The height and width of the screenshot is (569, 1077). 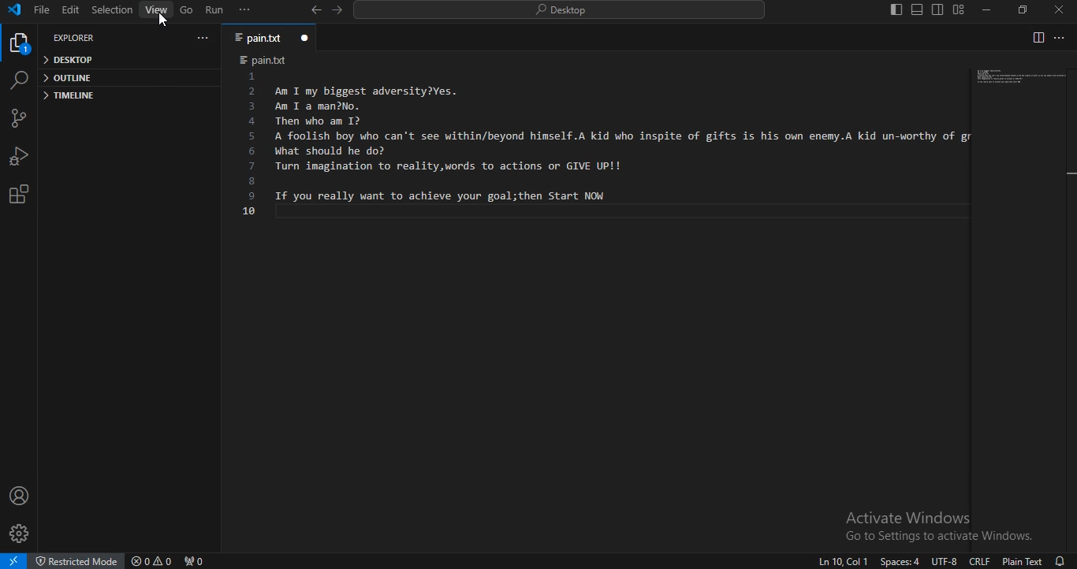 What do you see at coordinates (69, 97) in the screenshot?
I see `timeline` at bounding box center [69, 97].